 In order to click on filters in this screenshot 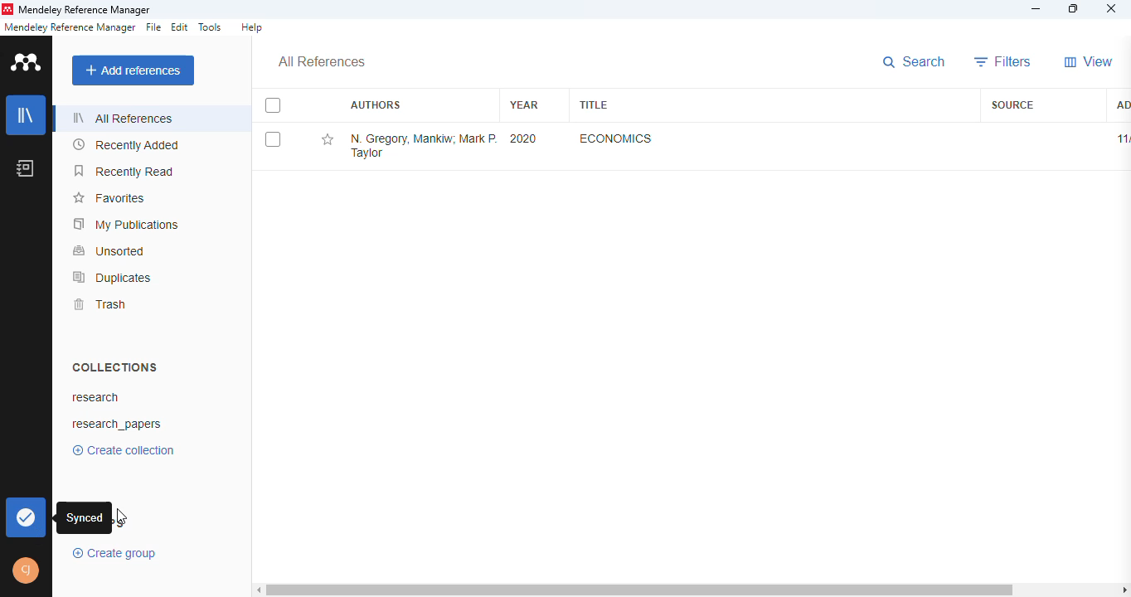, I will do `click(1003, 61)`.